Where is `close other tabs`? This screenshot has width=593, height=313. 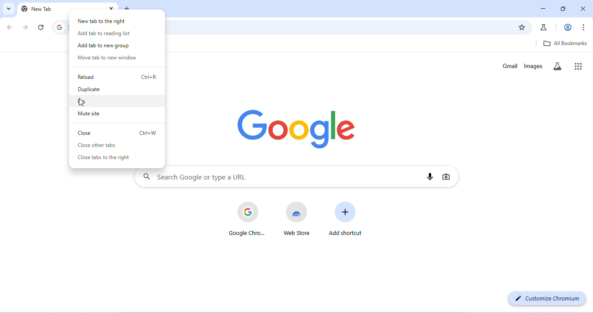
close other tabs is located at coordinates (109, 147).